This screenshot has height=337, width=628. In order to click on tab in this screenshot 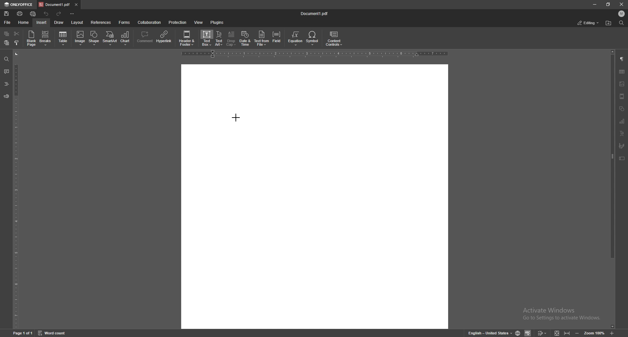, I will do `click(54, 5)`.